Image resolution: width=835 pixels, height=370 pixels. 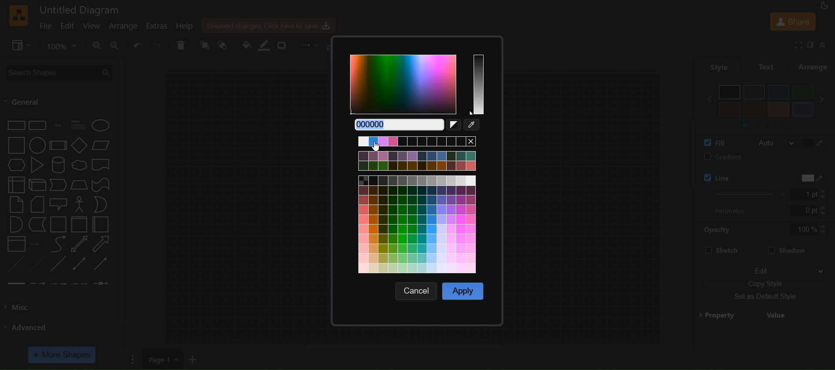 I want to click on extras, so click(x=159, y=26).